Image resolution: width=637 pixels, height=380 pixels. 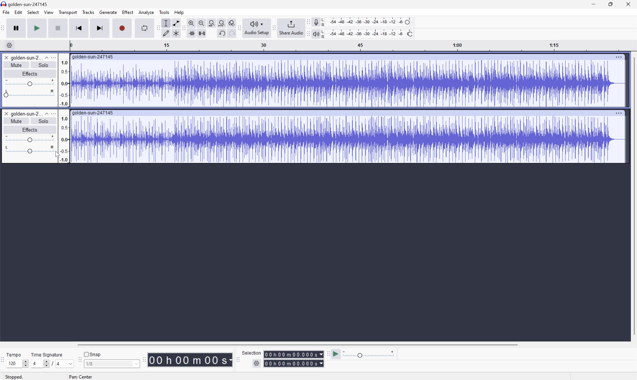 What do you see at coordinates (14, 354) in the screenshot?
I see `Tempo` at bounding box center [14, 354].